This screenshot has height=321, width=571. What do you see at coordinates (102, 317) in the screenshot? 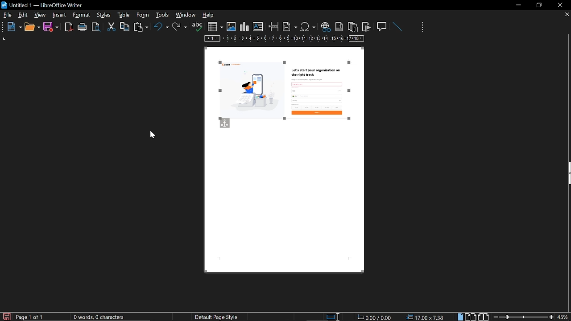
I see `word count` at bounding box center [102, 317].